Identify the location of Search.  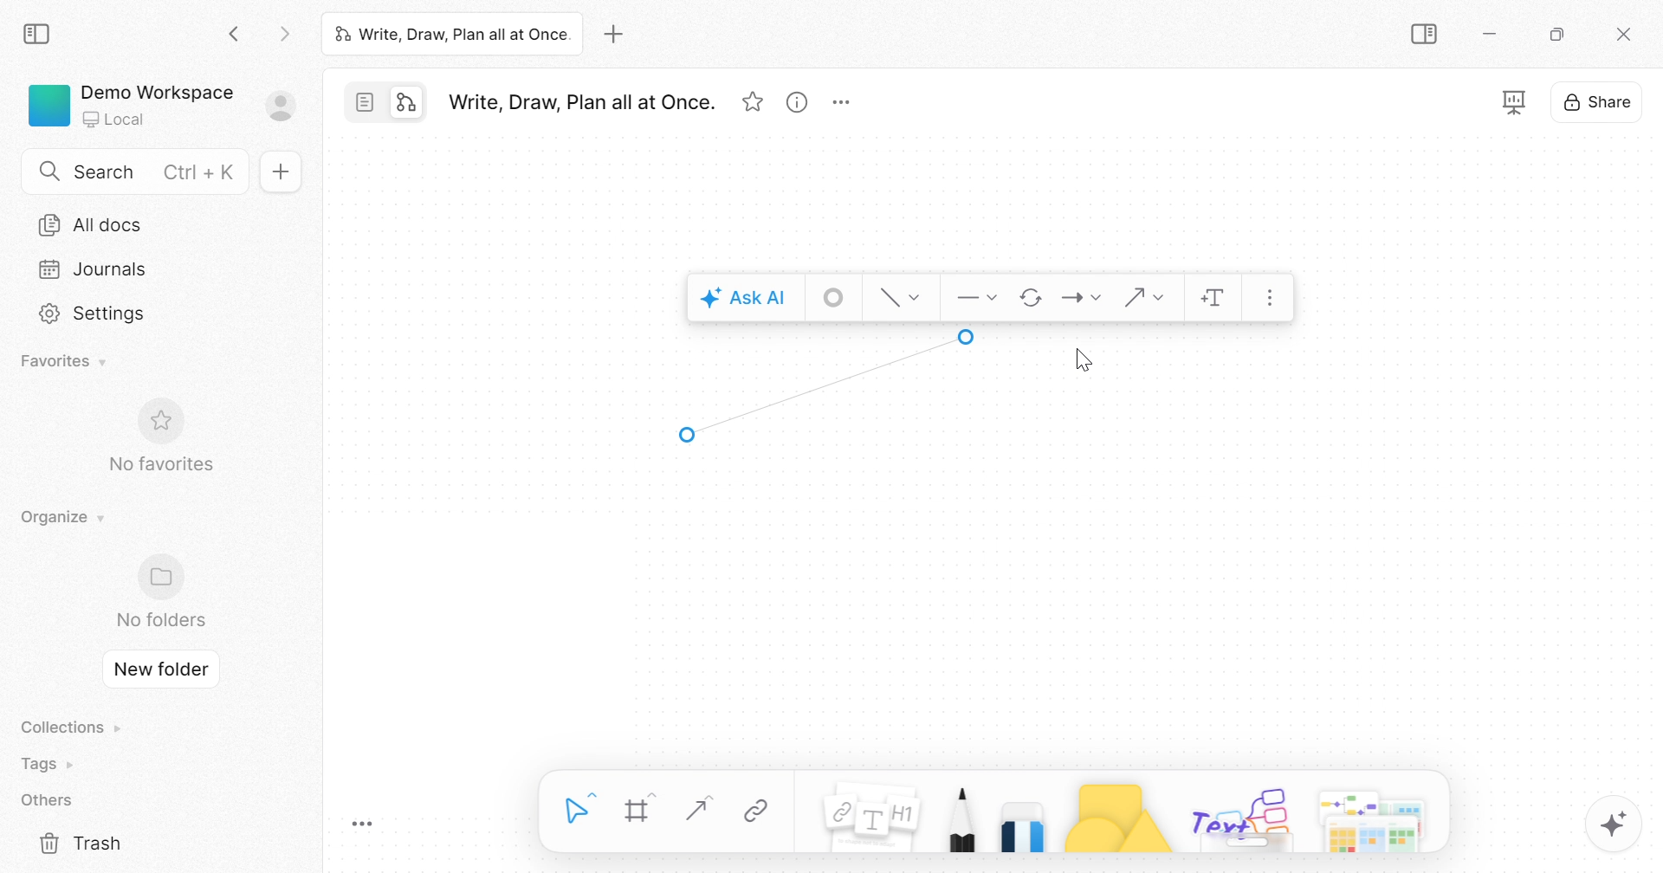
(104, 171).